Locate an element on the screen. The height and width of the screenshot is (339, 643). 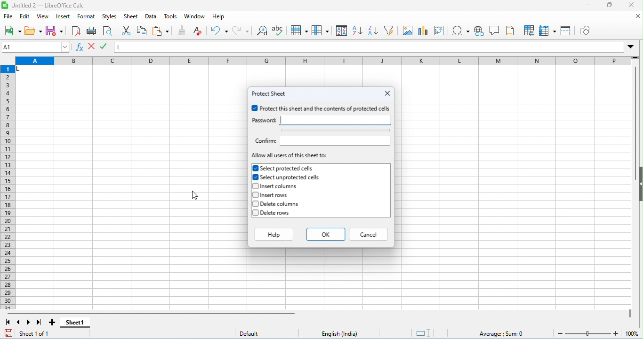
accept is located at coordinates (92, 47).